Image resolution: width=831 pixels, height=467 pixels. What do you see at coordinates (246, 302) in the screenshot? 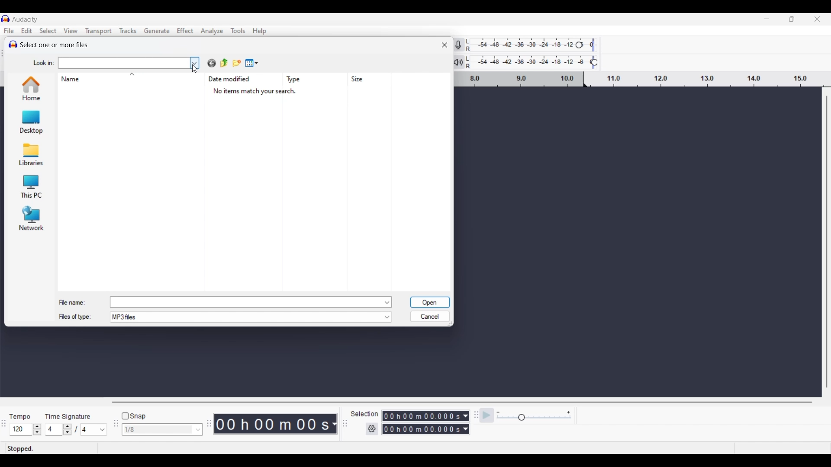
I see `Type in file name` at bounding box center [246, 302].